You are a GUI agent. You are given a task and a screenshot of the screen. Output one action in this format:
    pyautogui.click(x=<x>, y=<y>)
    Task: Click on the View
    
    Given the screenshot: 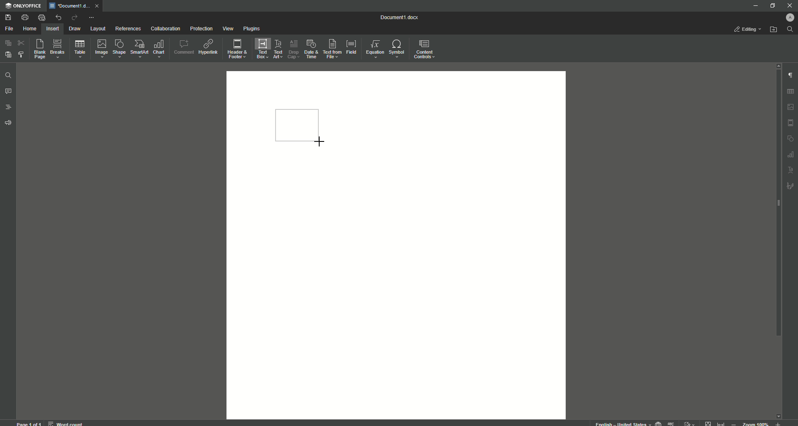 What is the action you would take?
    pyautogui.click(x=227, y=29)
    